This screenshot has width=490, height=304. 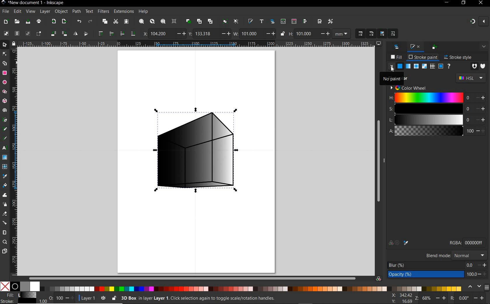 What do you see at coordinates (76, 33) in the screenshot?
I see `OBJECT FLIP` at bounding box center [76, 33].